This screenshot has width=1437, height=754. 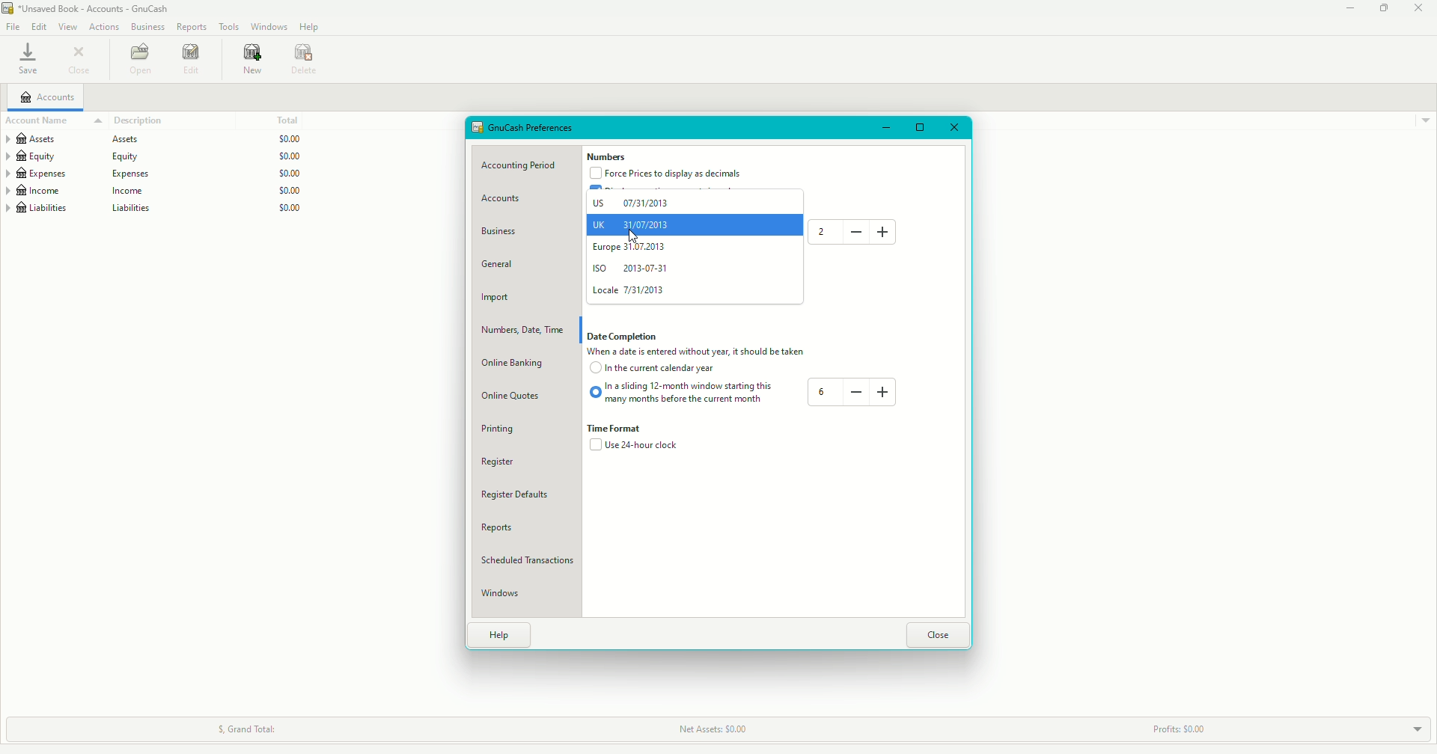 I want to click on Reports, so click(x=502, y=529).